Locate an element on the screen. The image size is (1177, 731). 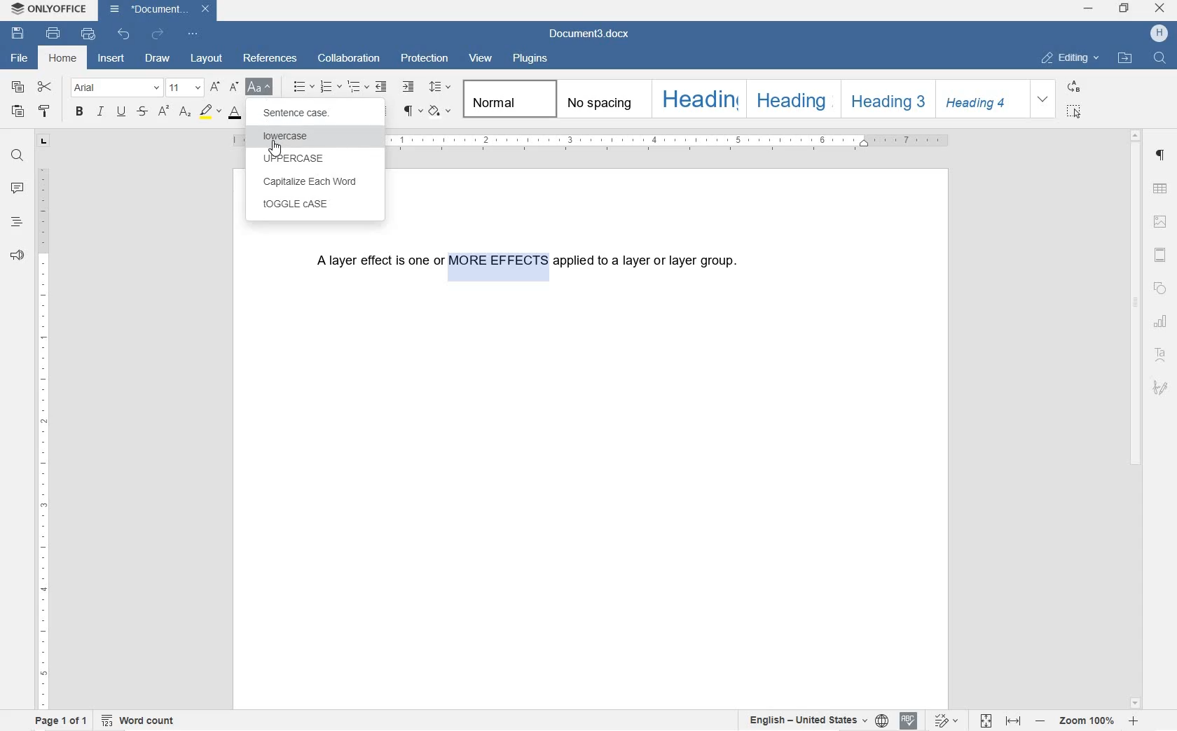
RULER is located at coordinates (673, 142).